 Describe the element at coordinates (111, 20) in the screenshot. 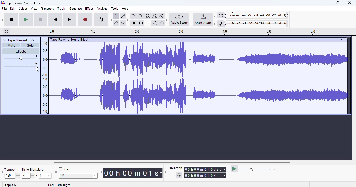

I see `audacity tools toolbar` at that location.